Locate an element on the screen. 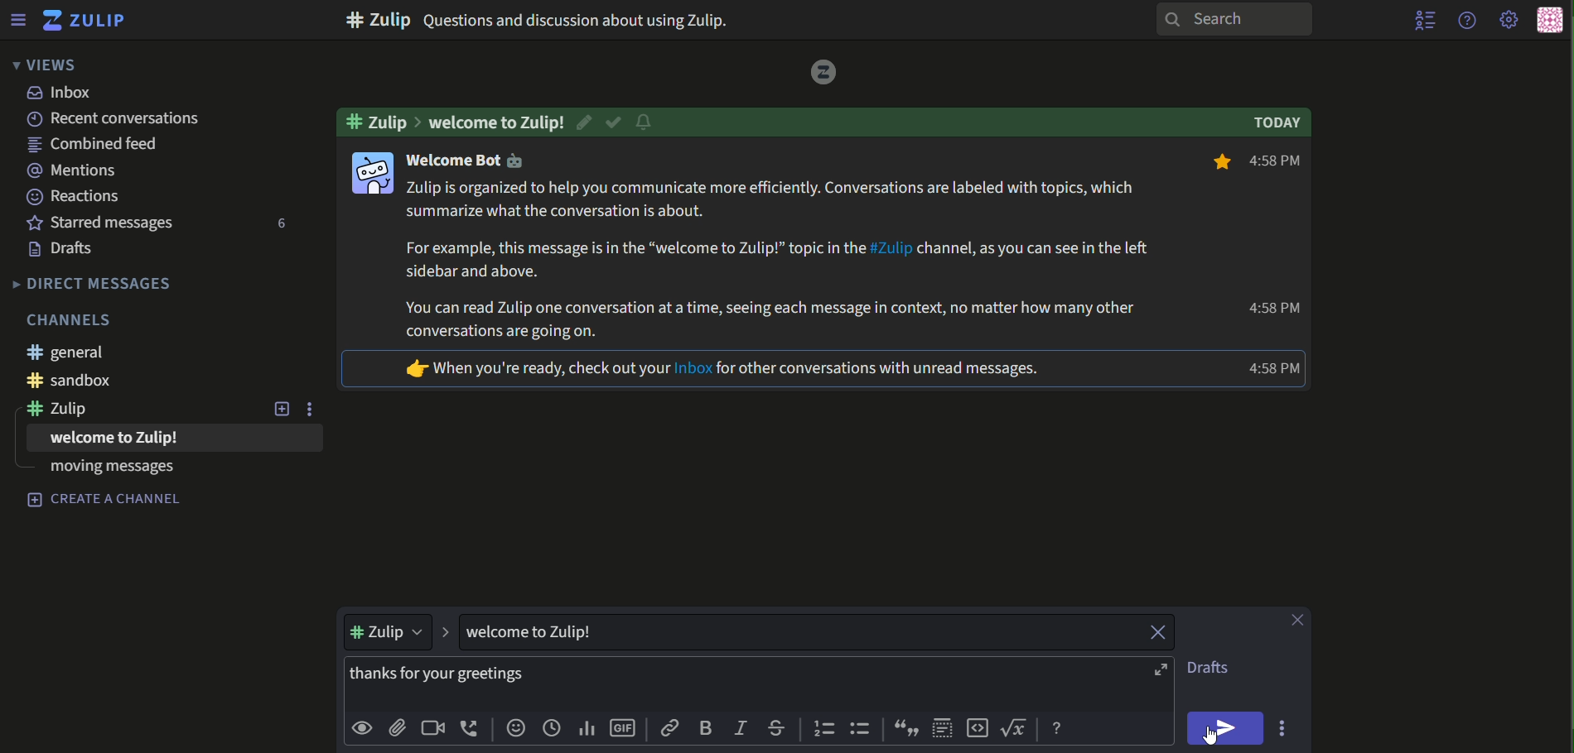 This screenshot has height=753, width=1574. logo is located at coordinates (819, 73).